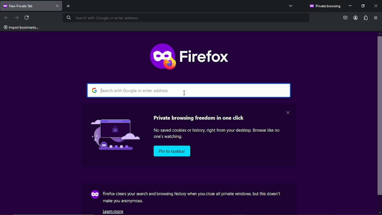 This screenshot has height=215, width=382. Describe the element at coordinates (115, 211) in the screenshot. I see `Learn more` at that location.